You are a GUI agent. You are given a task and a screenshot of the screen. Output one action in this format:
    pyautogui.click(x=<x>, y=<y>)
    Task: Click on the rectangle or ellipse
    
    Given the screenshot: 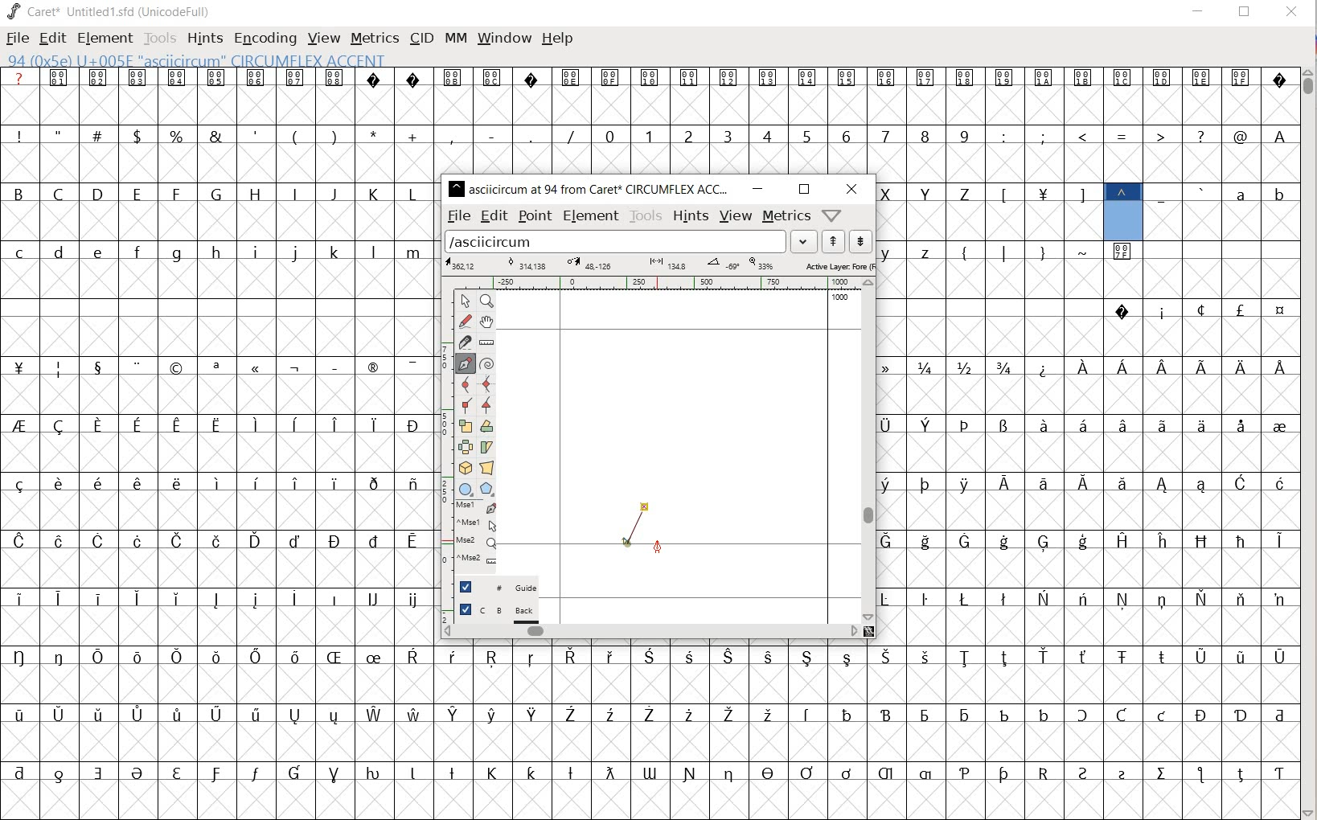 What is the action you would take?
    pyautogui.click(x=466, y=489)
    